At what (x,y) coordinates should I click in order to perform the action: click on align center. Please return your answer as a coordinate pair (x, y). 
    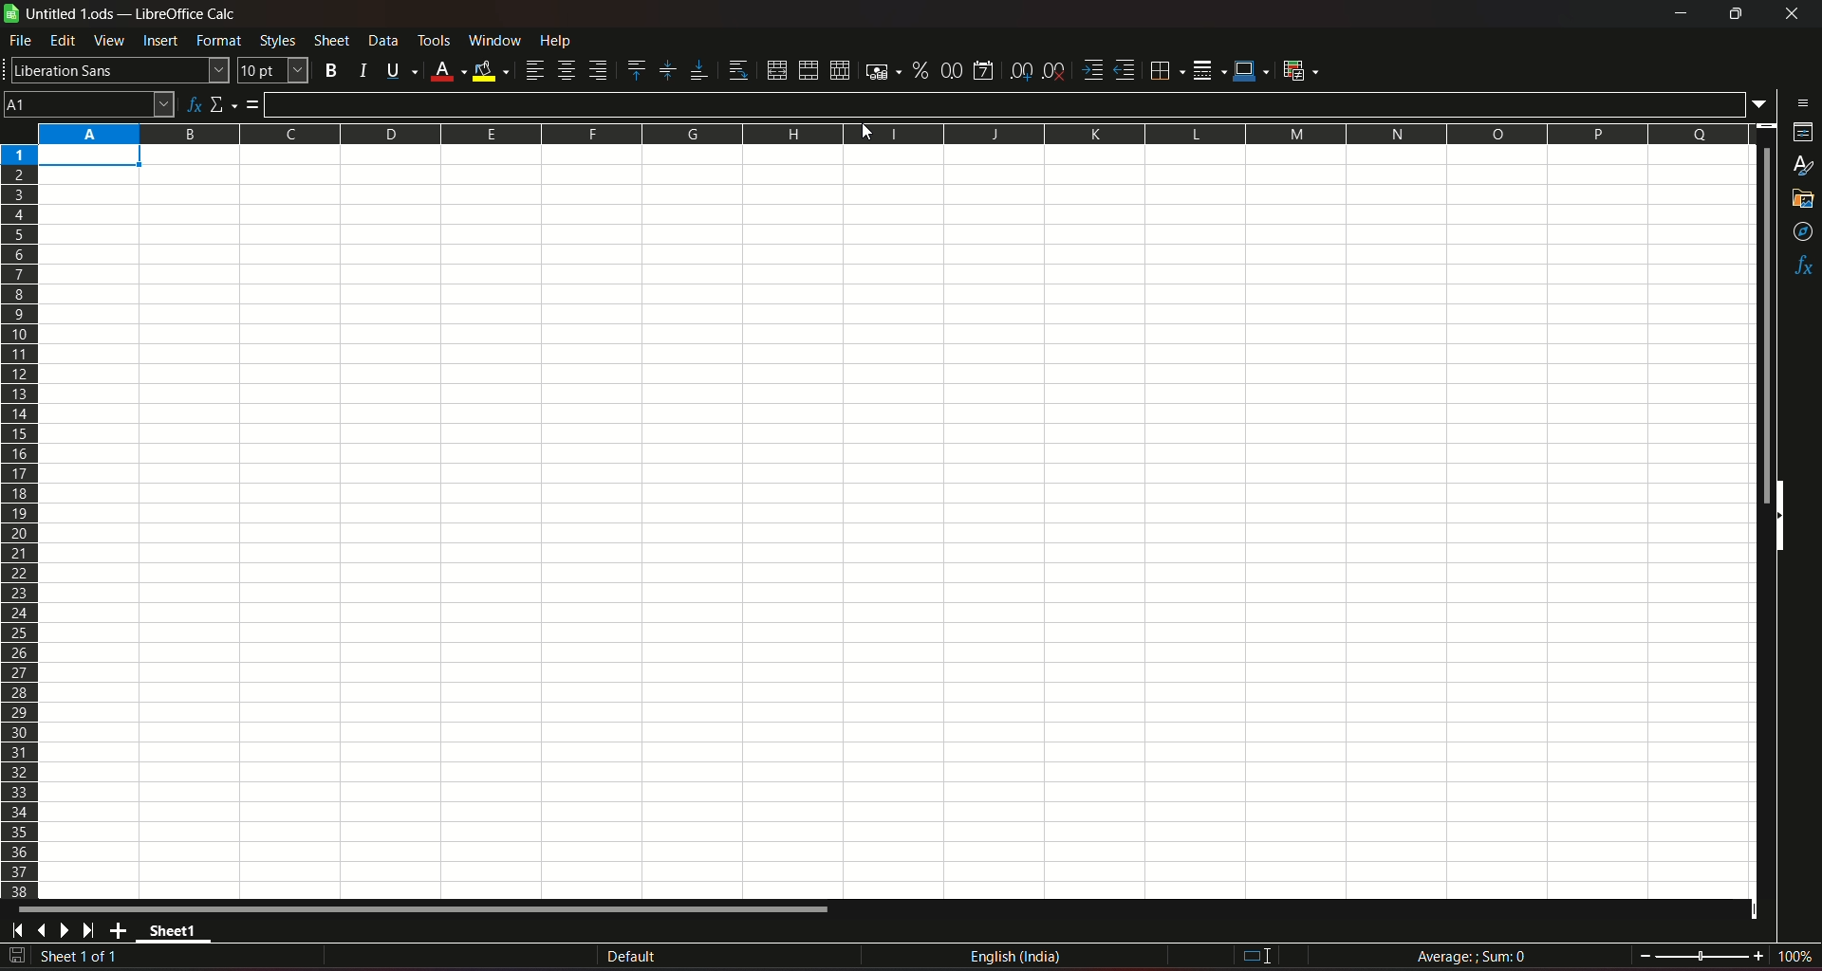
    Looking at the image, I should click on (566, 71).